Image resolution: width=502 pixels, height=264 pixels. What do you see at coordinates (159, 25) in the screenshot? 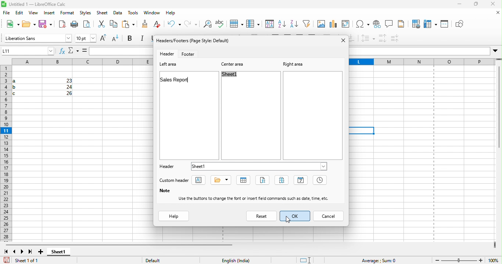
I see `undo` at bounding box center [159, 25].